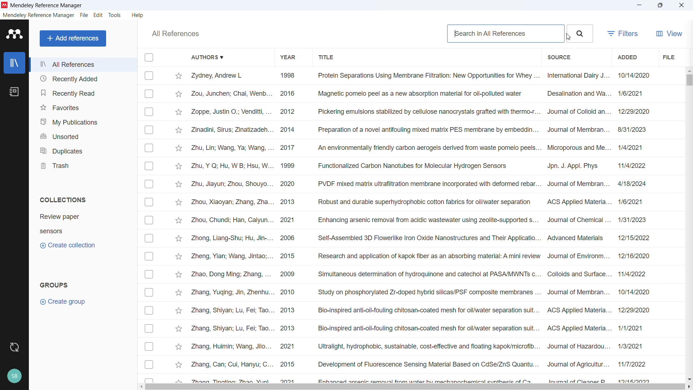 This screenshot has width=693, height=390. I want to click on Source of individual entries , so click(578, 226).